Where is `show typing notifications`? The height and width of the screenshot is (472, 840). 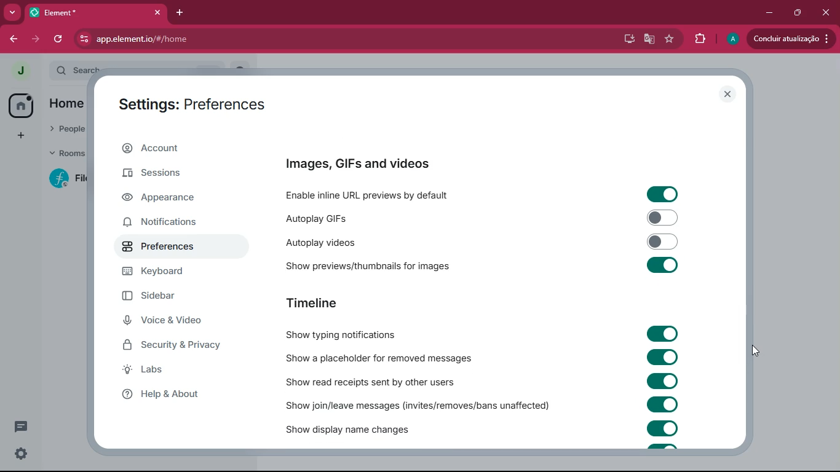 show typing notifications is located at coordinates (339, 332).